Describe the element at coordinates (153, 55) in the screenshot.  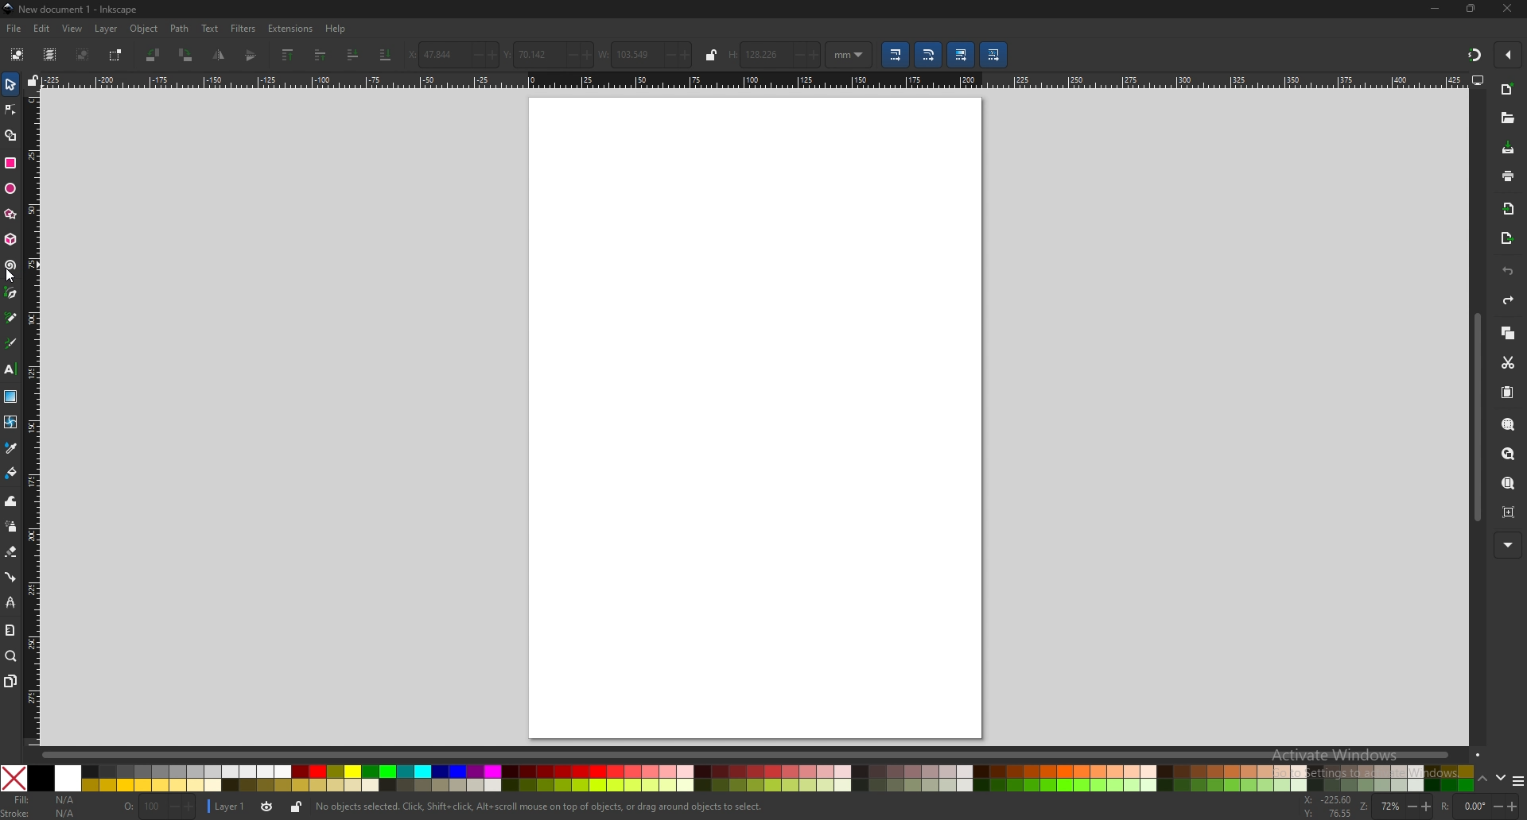
I see `rotate 90 degree ccw` at that location.